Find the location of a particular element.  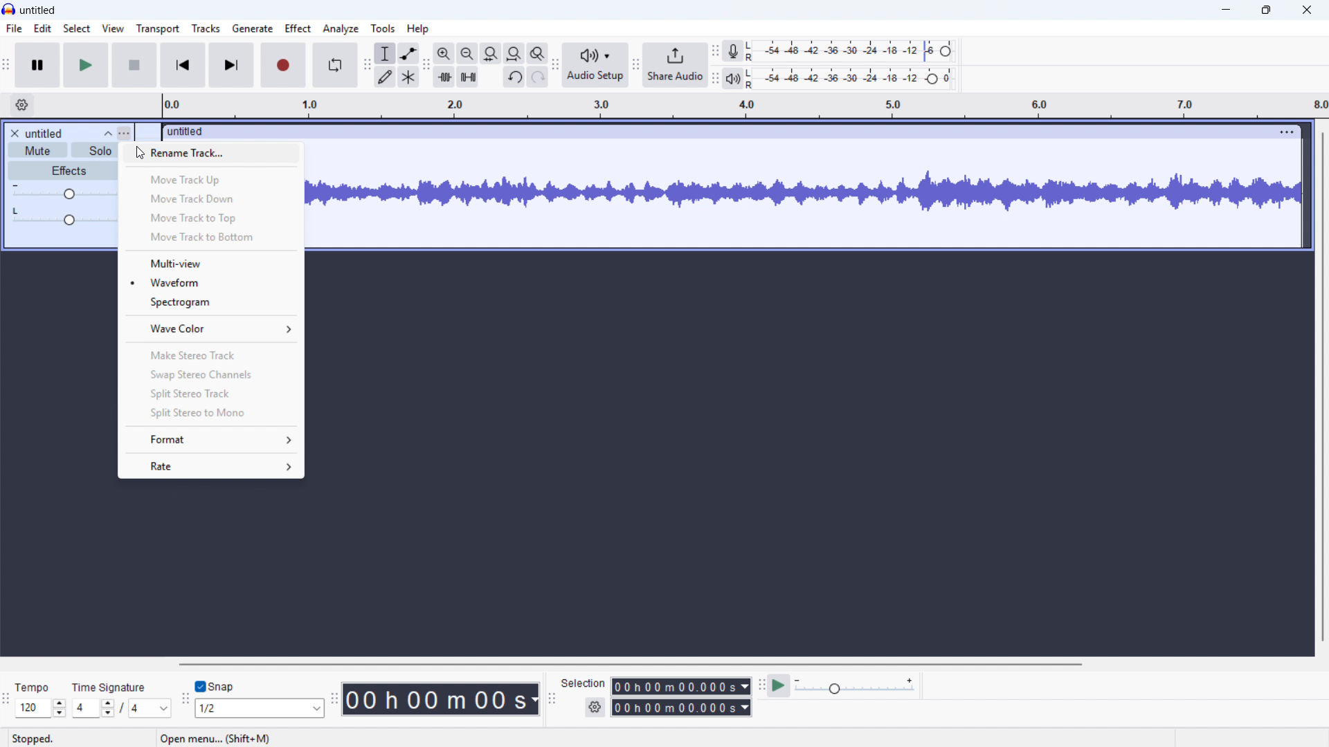

Click to drag  is located at coordinates (716, 132).